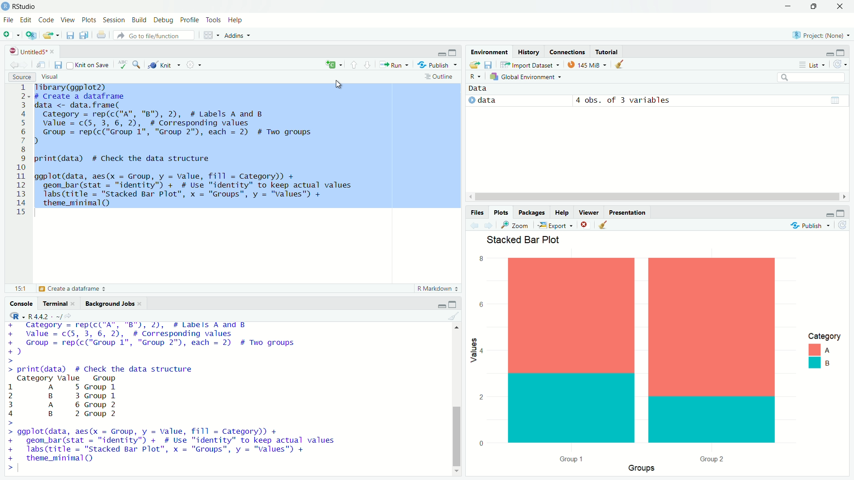 The width and height of the screenshot is (854, 480). I want to click on Tools, so click(214, 20).